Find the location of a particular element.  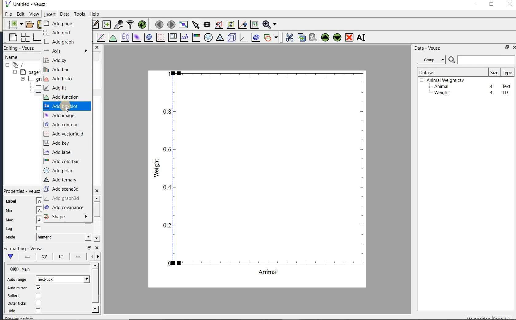

edit and enter new datasets is located at coordinates (94, 25).